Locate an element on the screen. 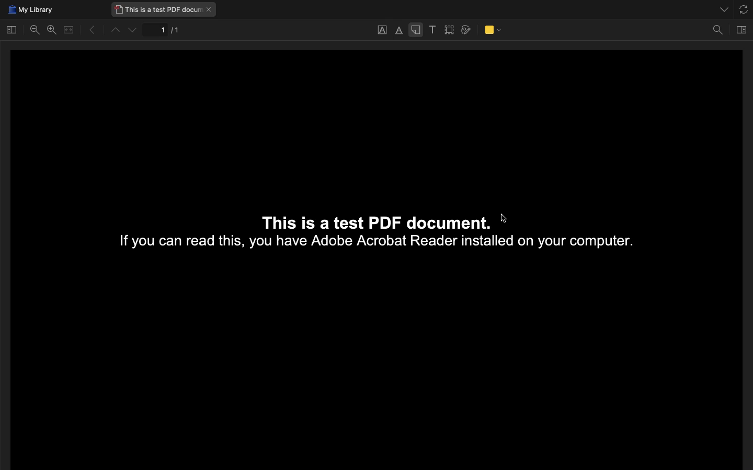  Underline text is located at coordinates (382, 29).